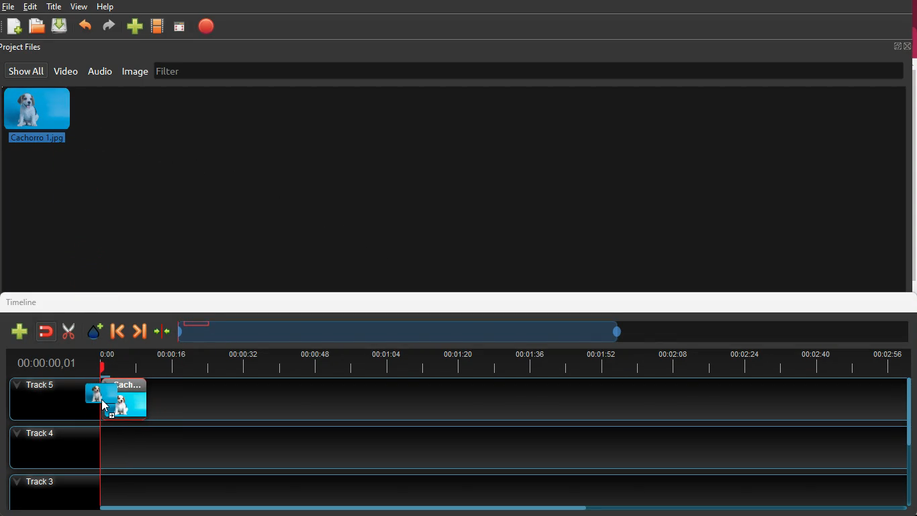 This screenshot has width=917, height=516. What do you see at coordinates (79, 6) in the screenshot?
I see `view` at bounding box center [79, 6].